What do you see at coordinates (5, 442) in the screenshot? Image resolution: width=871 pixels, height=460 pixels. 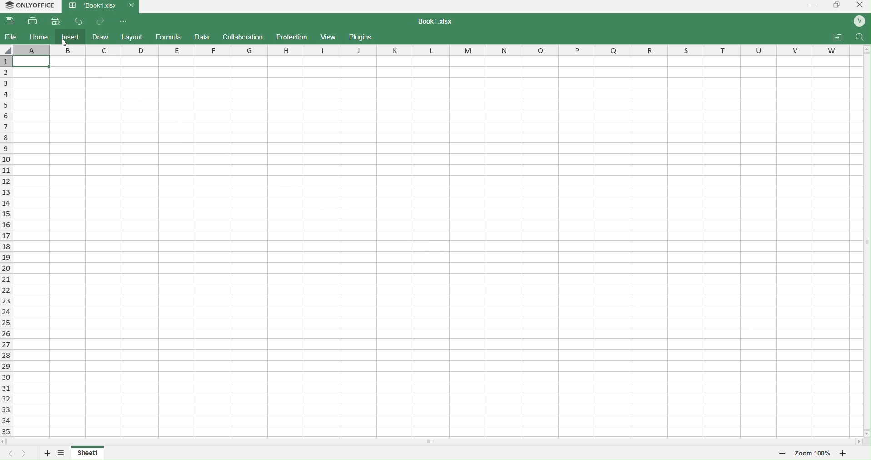 I see `move left` at bounding box center [5, 442].